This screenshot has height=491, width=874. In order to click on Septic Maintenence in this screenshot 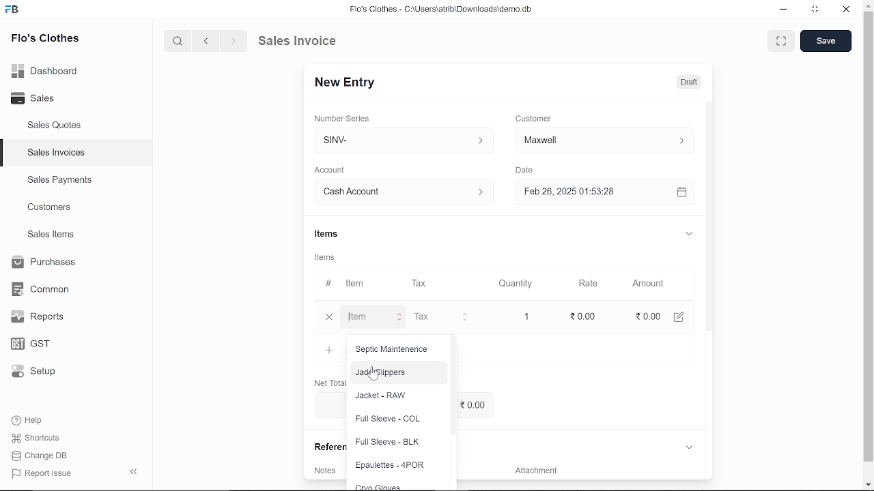, I will do `click(397, 351)`.